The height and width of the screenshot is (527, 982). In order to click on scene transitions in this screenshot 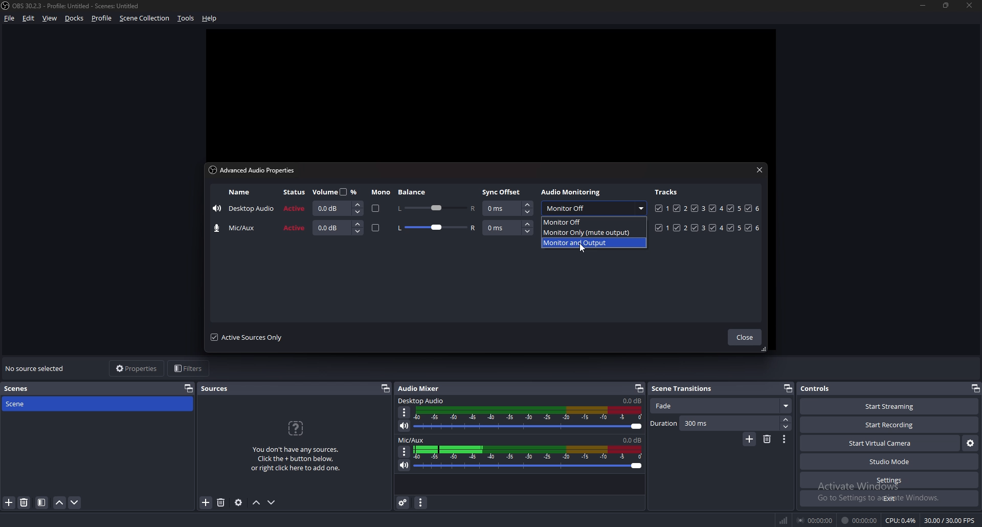, I will do `click(687, 388)`.